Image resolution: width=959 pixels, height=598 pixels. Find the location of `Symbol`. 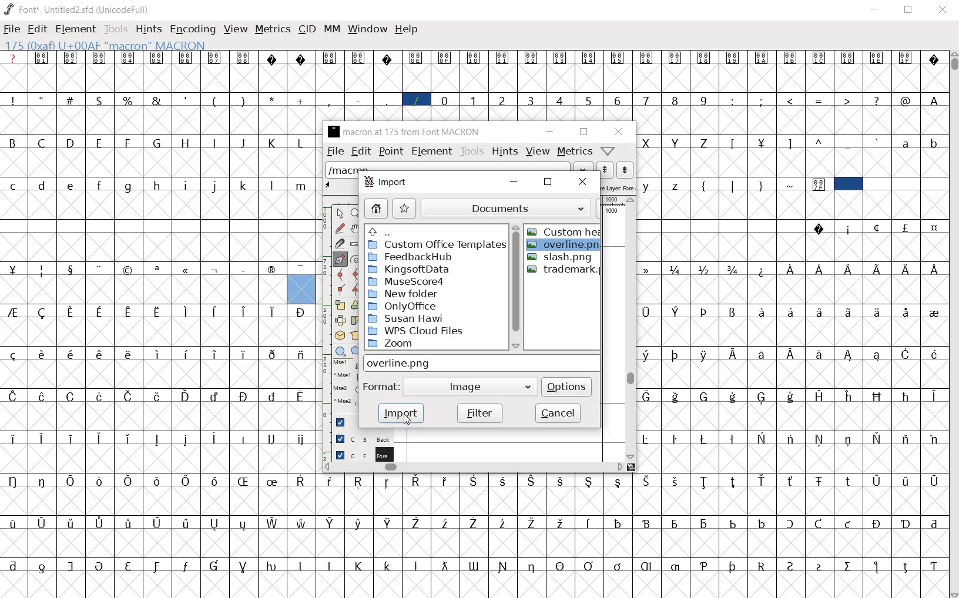

Symbol is located at coordinates (387, 58).